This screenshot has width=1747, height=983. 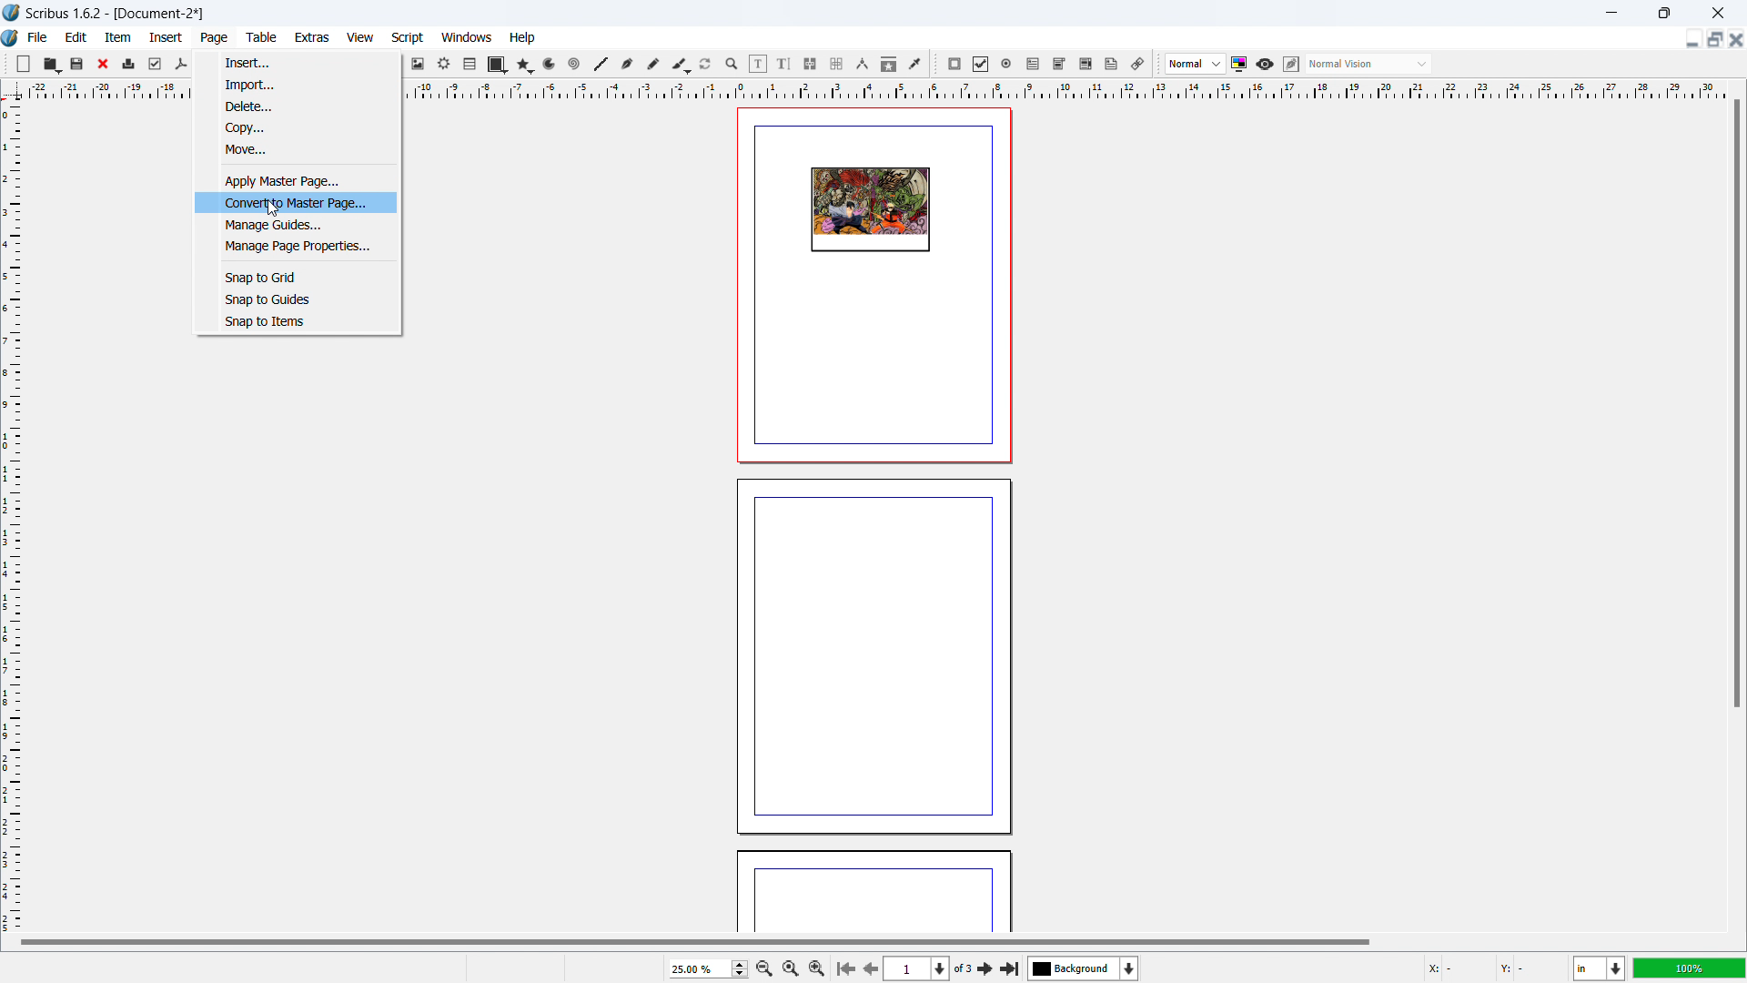 I want to click on next page, so click(x=868, y=967).